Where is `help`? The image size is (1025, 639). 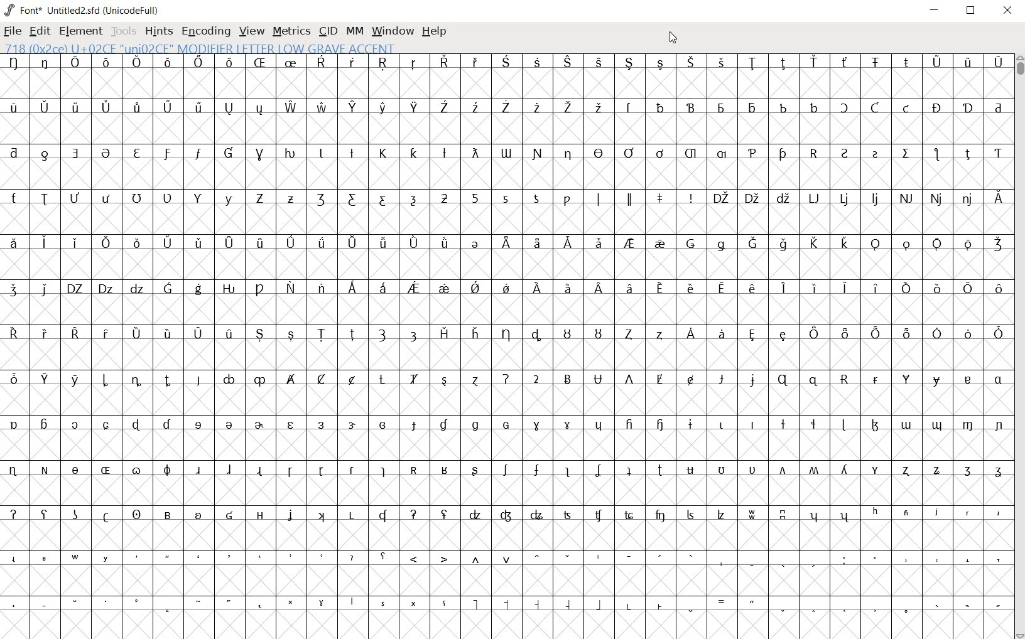
help is located at coordinates (434, 31).